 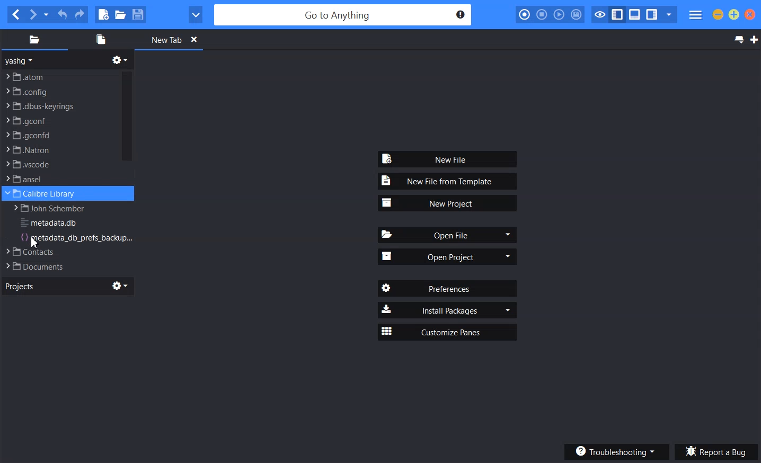 I want to click on Close, so click(x=750, y=14).